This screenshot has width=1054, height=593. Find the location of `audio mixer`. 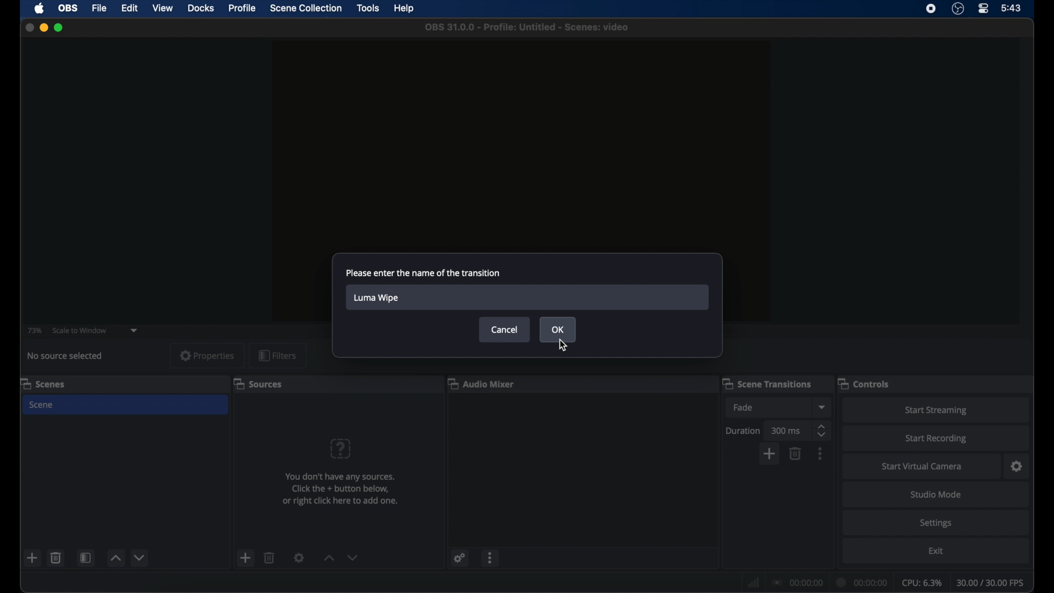

audio mixer is located at coordinates (481, 383).